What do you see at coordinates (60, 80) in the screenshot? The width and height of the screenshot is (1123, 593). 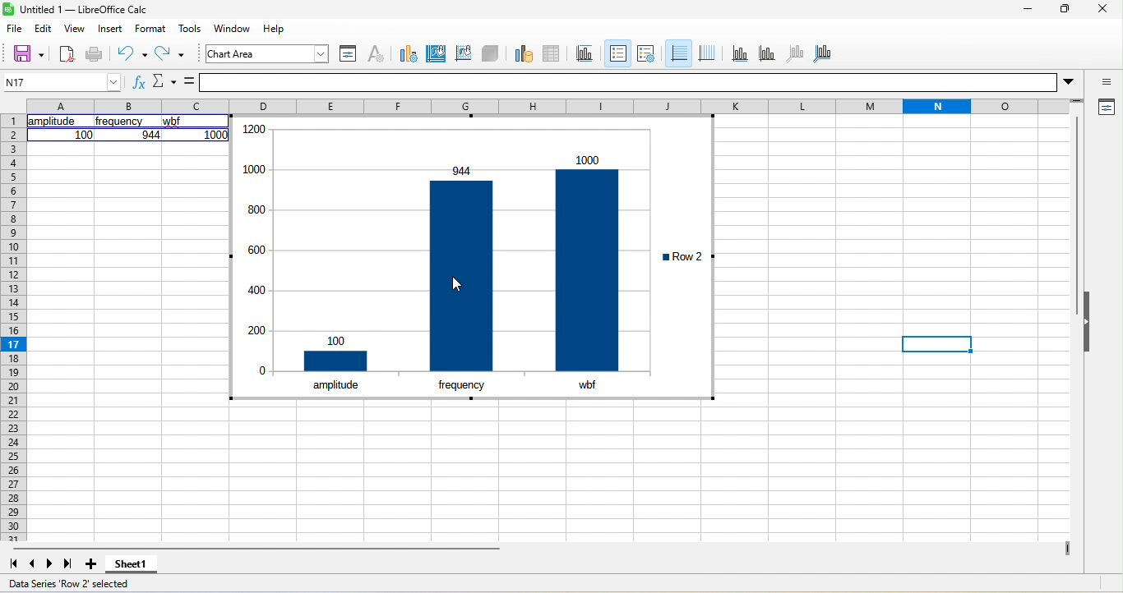 I see `N17` at bounding box center [60, 80].